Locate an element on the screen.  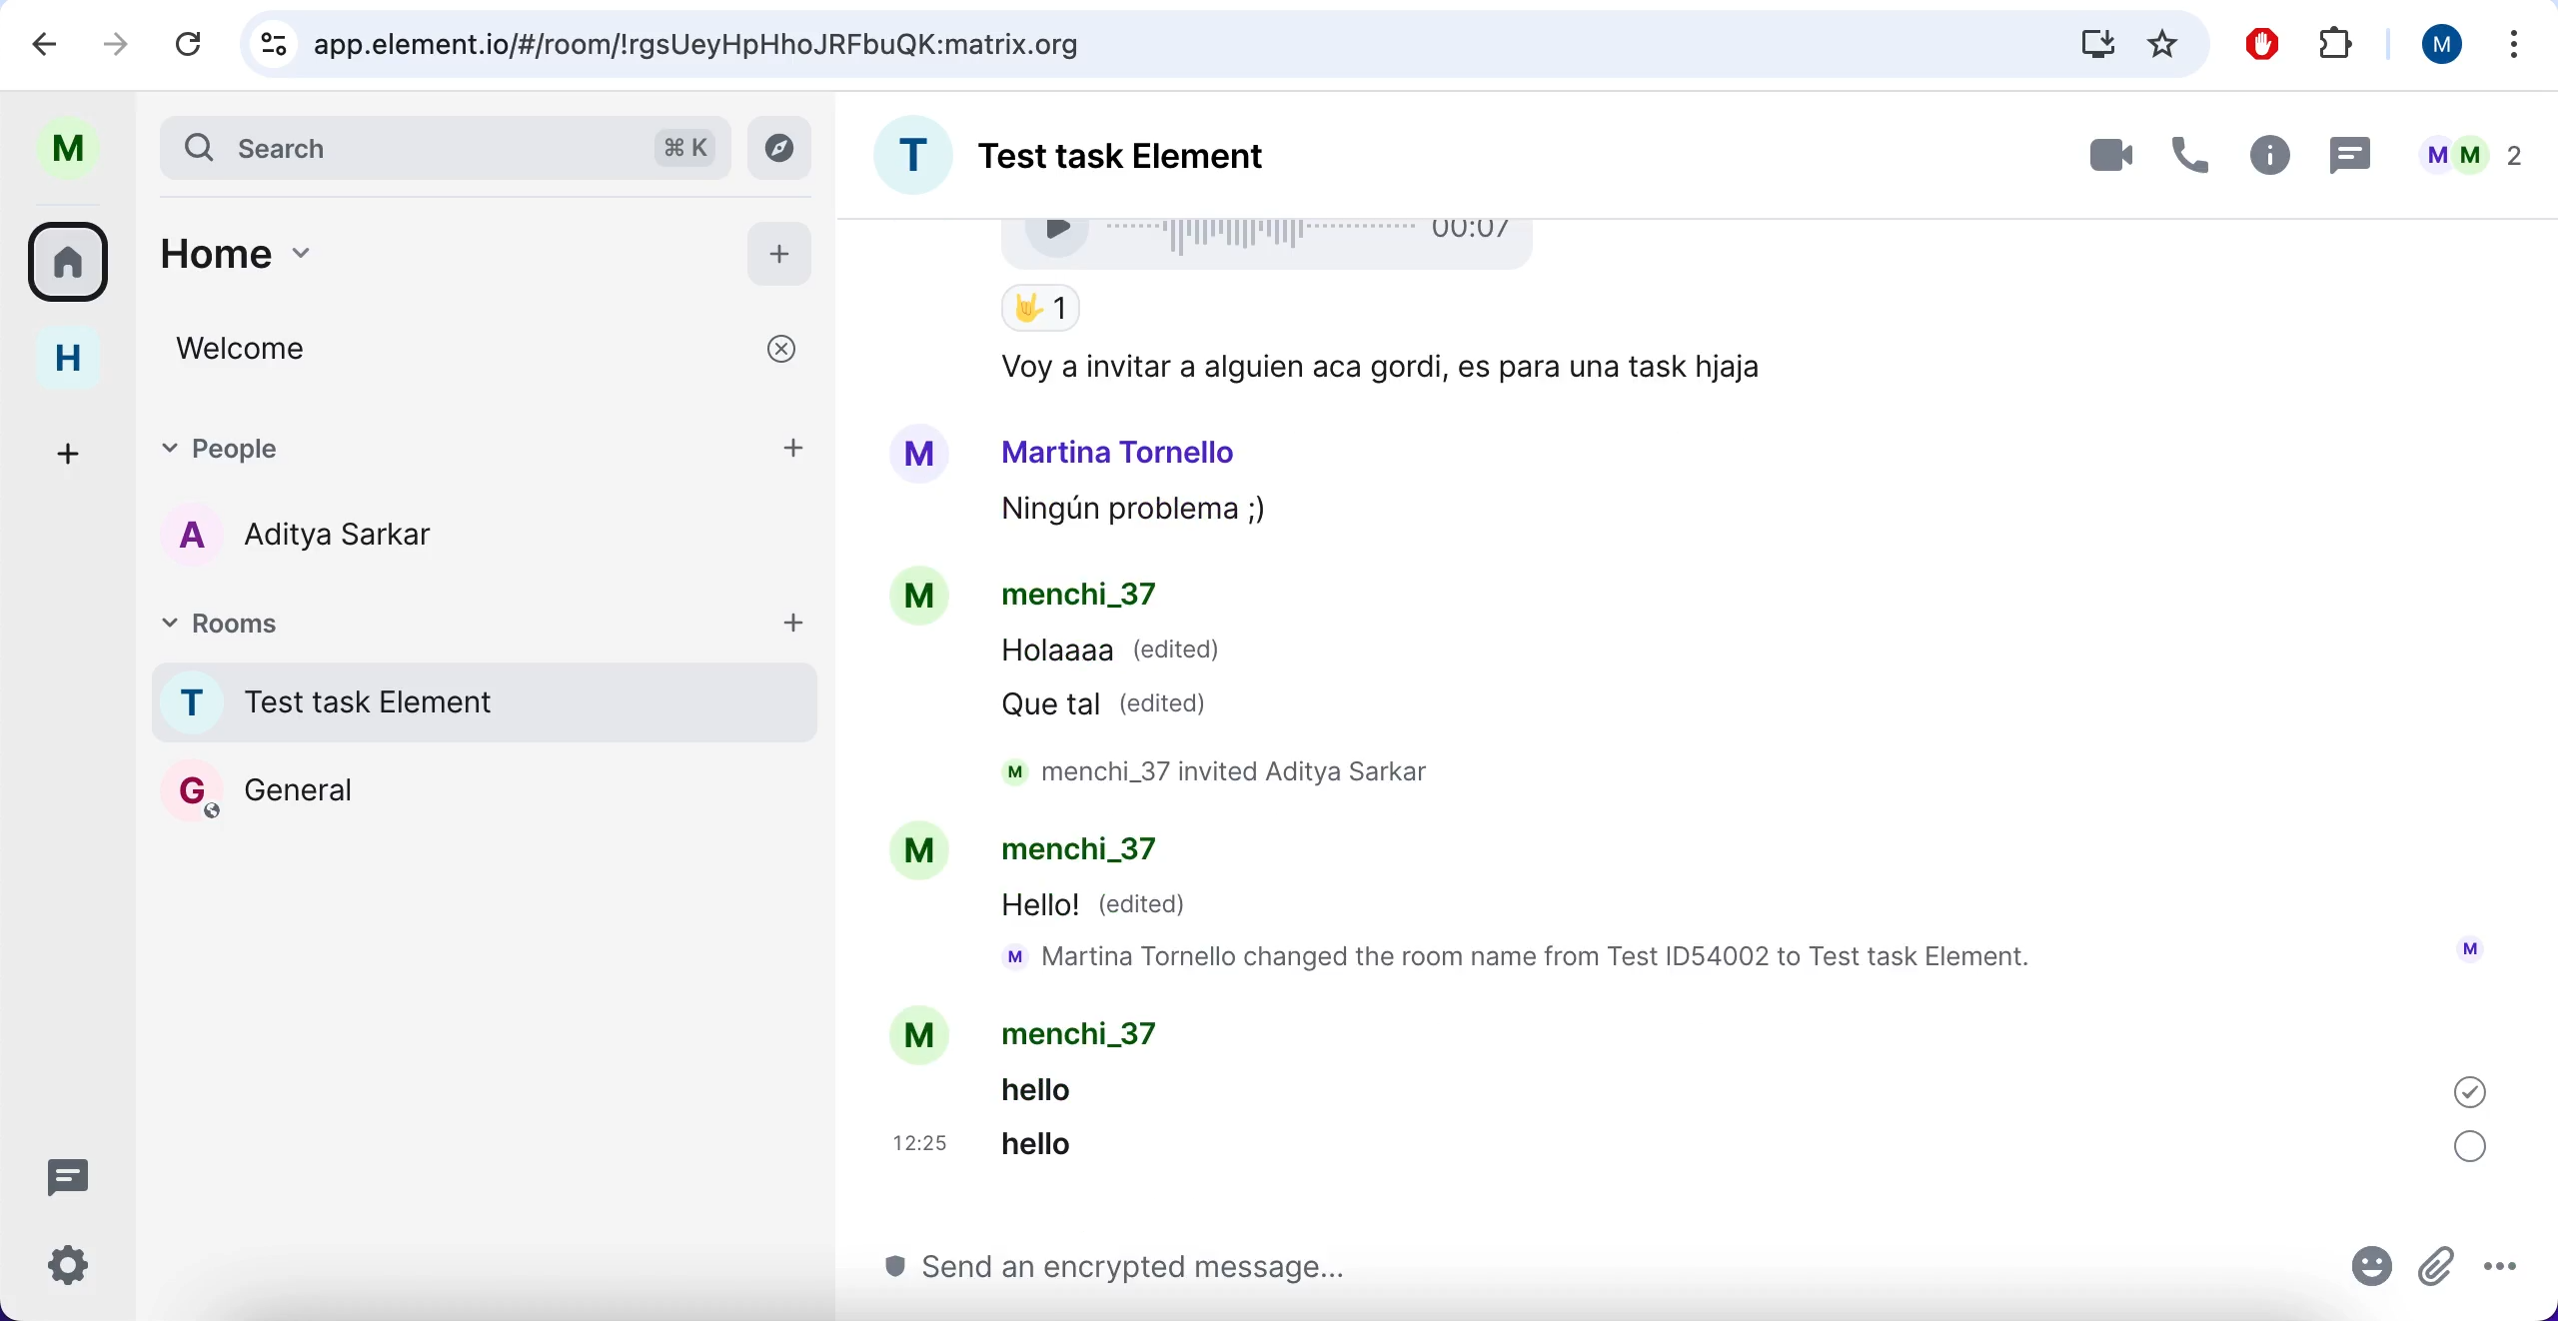
M menchi_3/ Invited Aditya Sarkar is located at coordinates (1215, 769).